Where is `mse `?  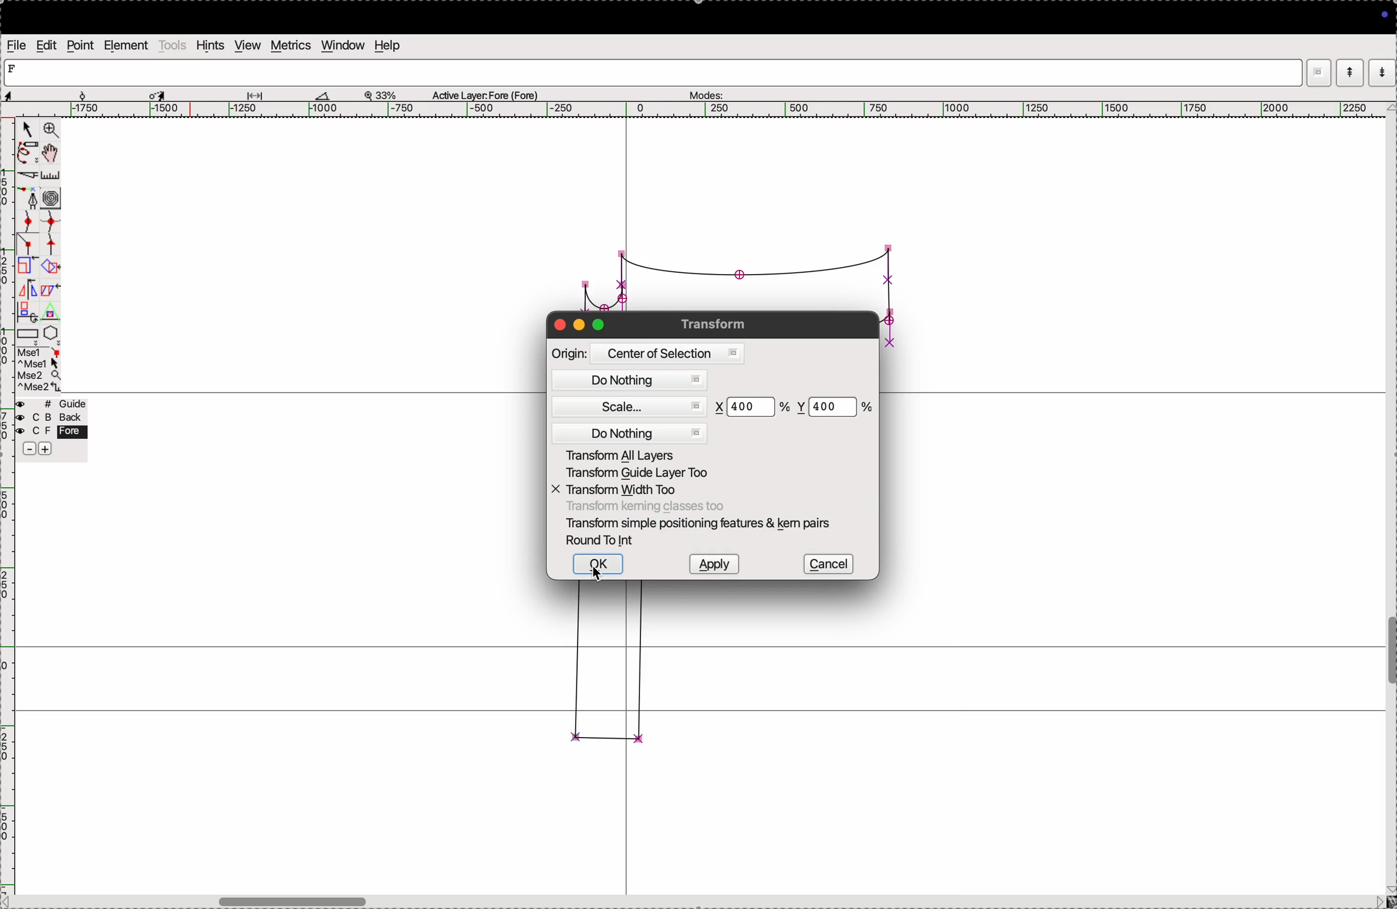
mse  is located at coordinates (39, 370).